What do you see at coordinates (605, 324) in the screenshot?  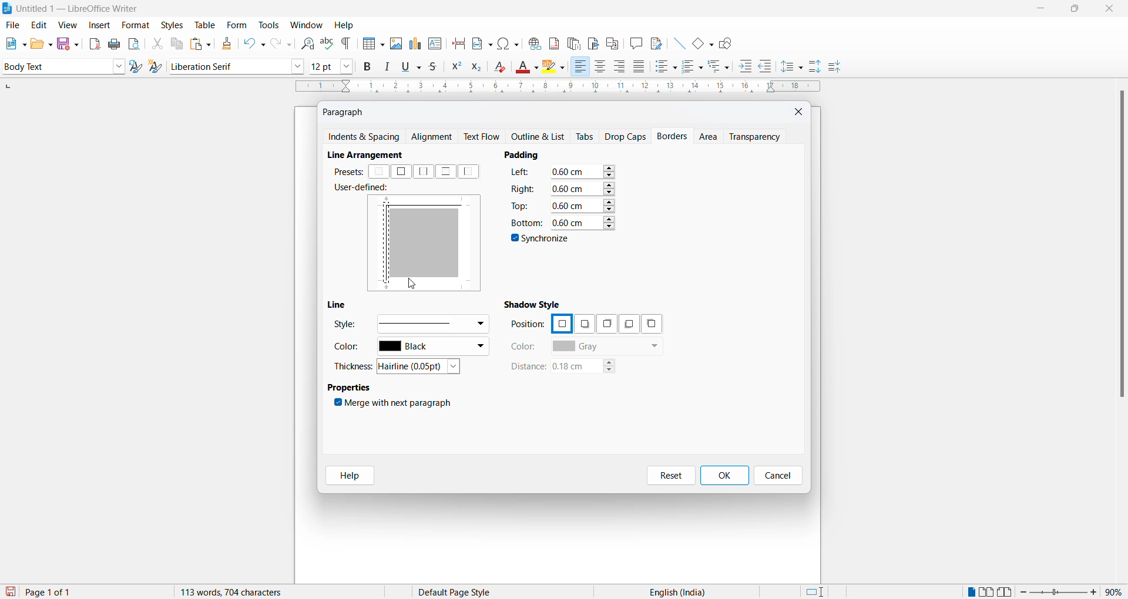 I see `position options` at bounding box center [605, 324].